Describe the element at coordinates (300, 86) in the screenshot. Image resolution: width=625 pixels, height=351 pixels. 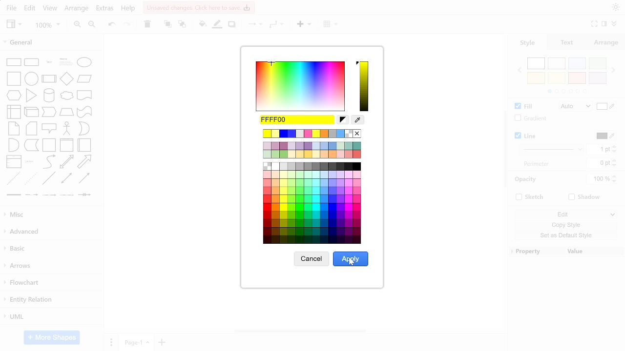
I see `color spectrum` at that location.